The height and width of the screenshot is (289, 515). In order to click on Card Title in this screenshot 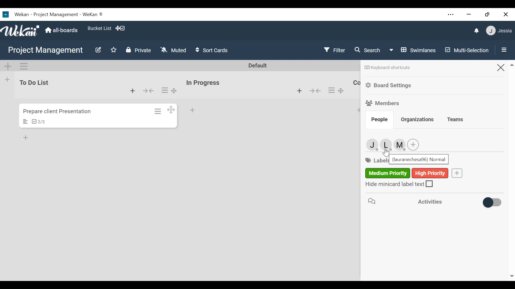, I will do `click(61, 111)`.